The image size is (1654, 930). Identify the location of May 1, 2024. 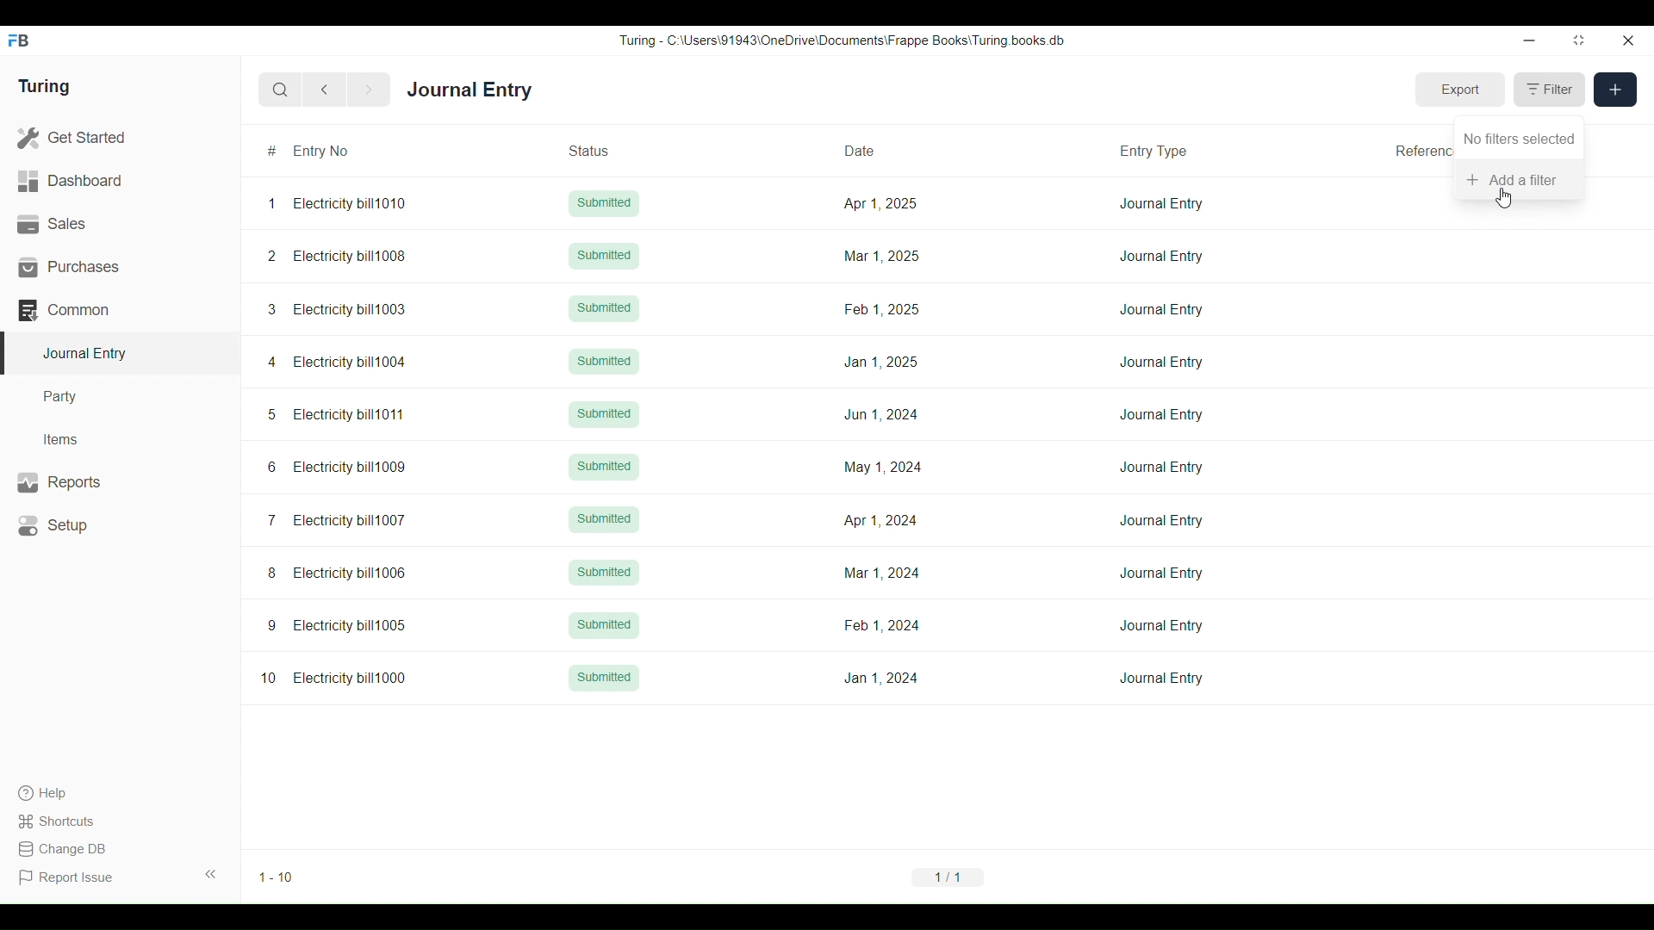
(882, 466).